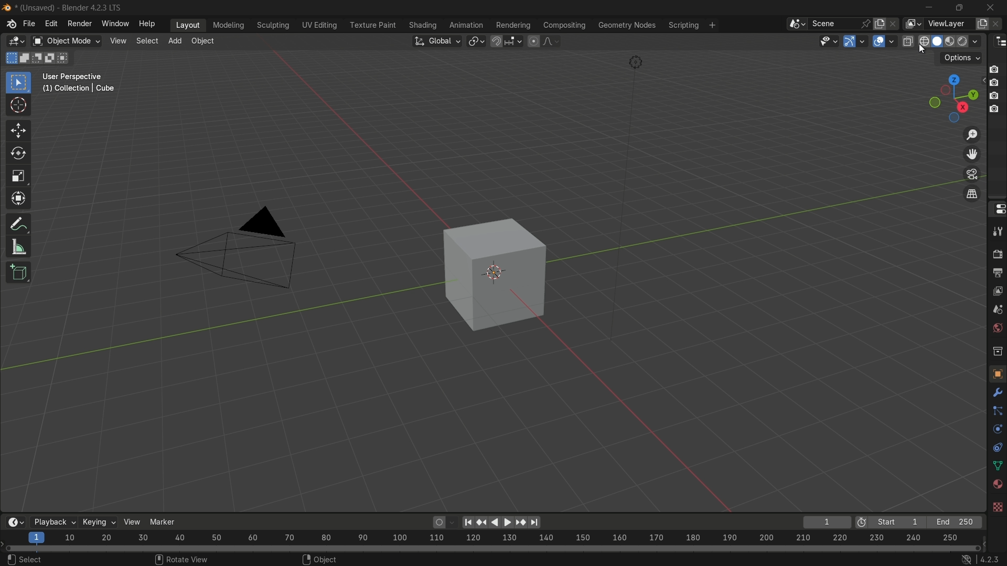 This screenshot has height=566, width=1007. Describe the element at coordinates (249, 252) in the screenshot. I see `camera` at that location.